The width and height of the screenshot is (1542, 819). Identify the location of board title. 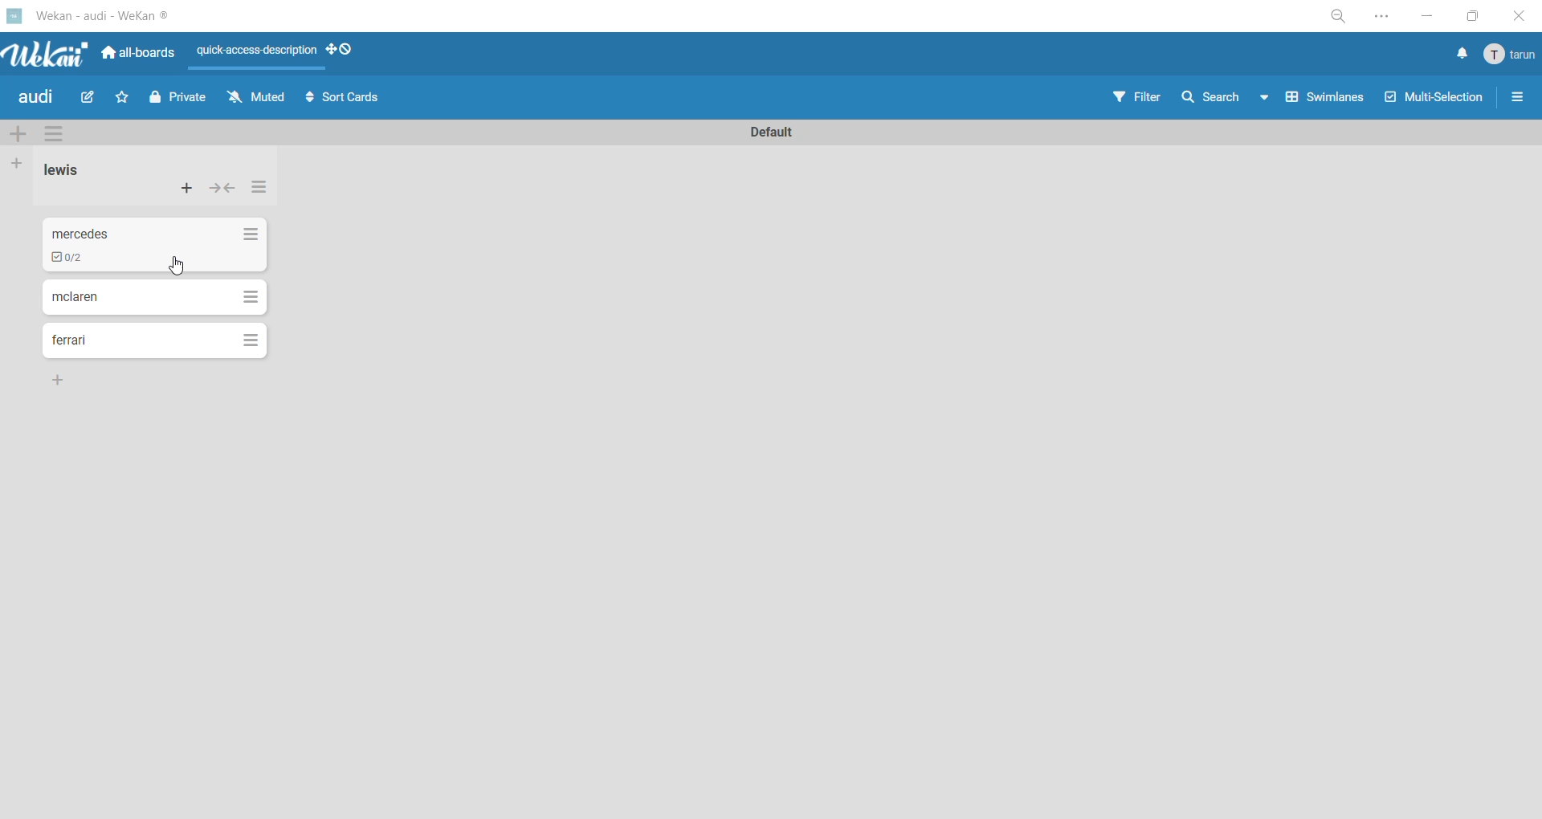
(33, 100).